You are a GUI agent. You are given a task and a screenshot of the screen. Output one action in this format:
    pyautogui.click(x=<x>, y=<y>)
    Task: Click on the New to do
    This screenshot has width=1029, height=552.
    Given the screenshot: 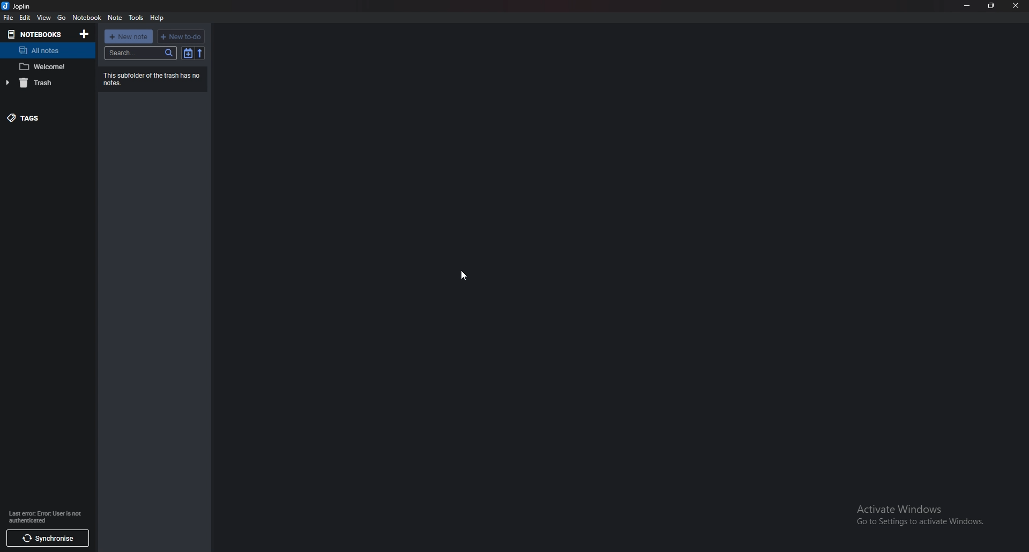 What is the action you would take?
    pyautogui.click(x=181, y=36)
    